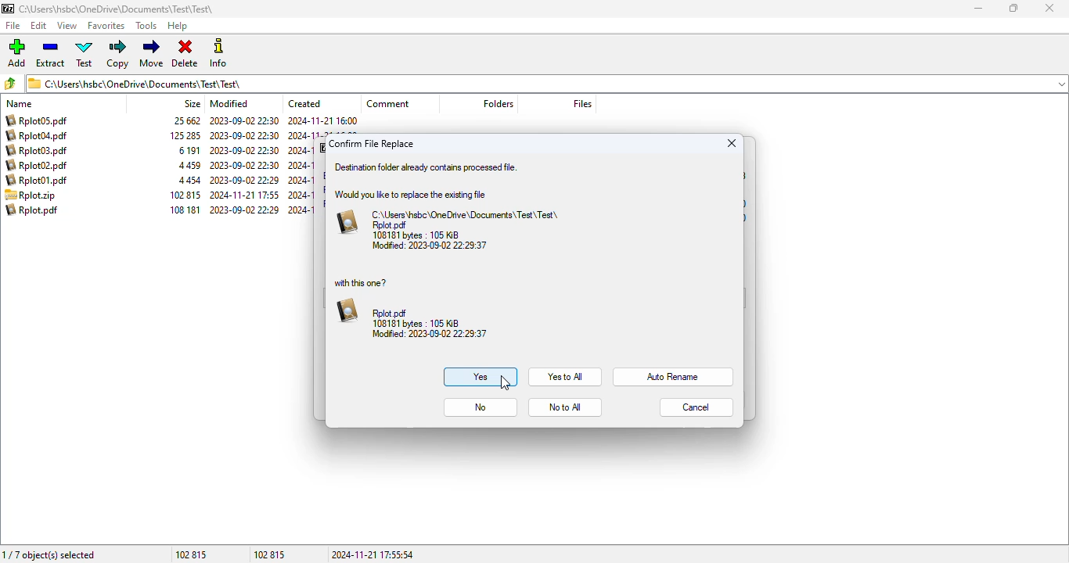 The image size is (1069, 563). I want to click on 25 662, so click(189, 121).